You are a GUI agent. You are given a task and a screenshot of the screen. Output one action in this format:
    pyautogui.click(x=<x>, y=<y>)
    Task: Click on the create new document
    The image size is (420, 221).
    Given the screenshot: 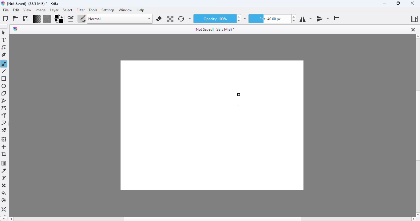 What is the action you would take?
    pyautogui.click(x=6, y=19)
    